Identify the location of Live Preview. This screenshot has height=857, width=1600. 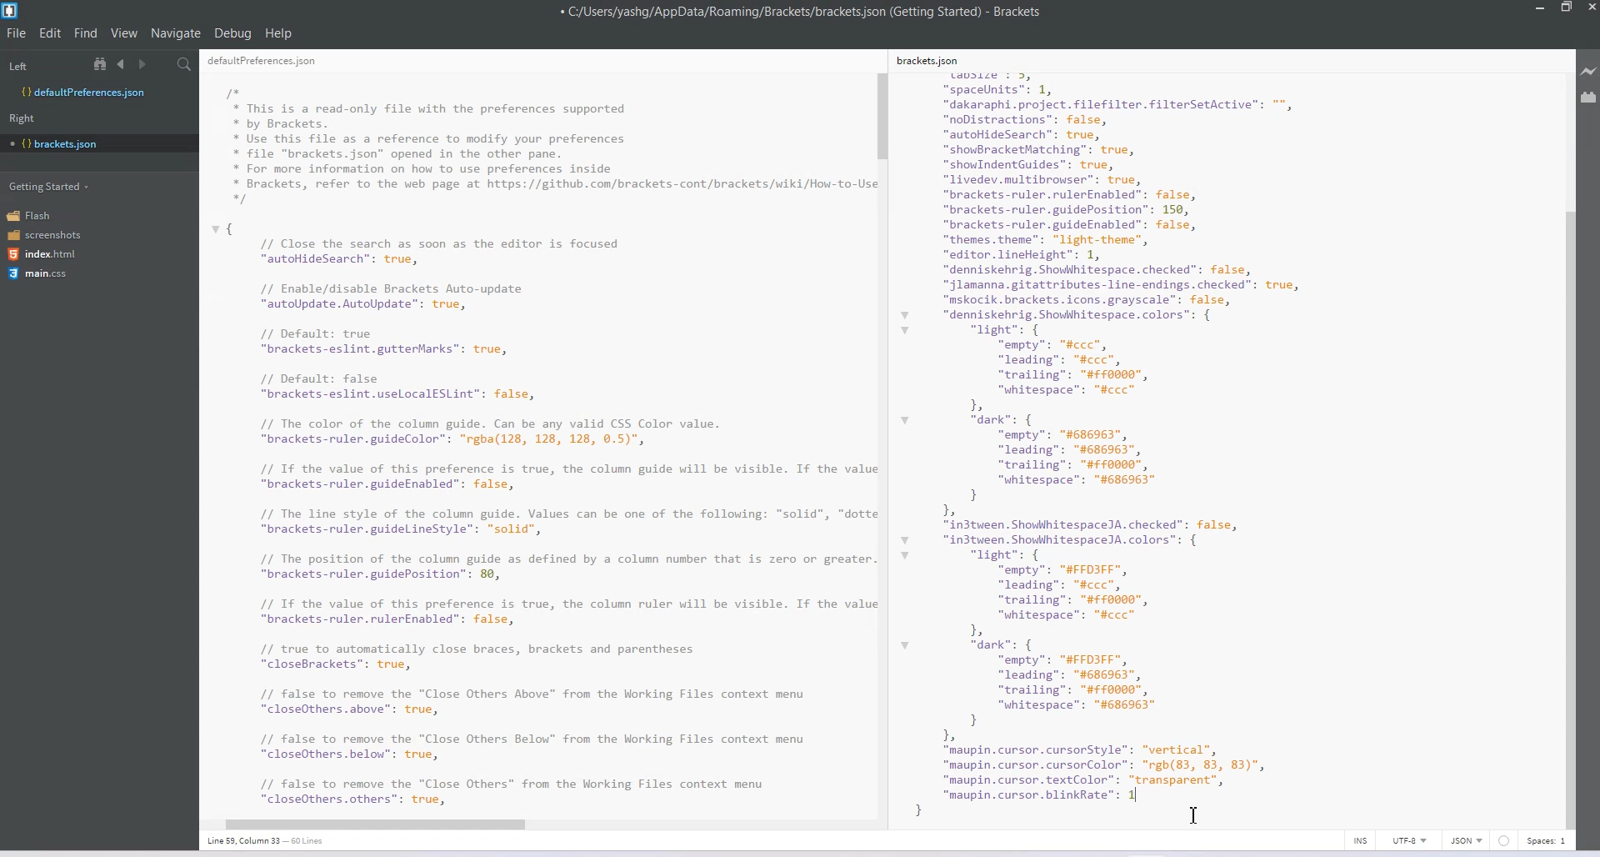
(1589, 72).